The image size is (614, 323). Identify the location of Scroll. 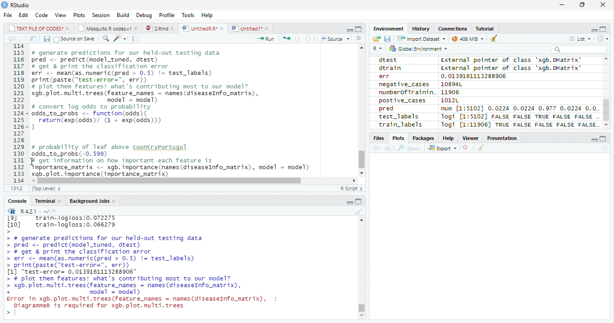
(606, 93).